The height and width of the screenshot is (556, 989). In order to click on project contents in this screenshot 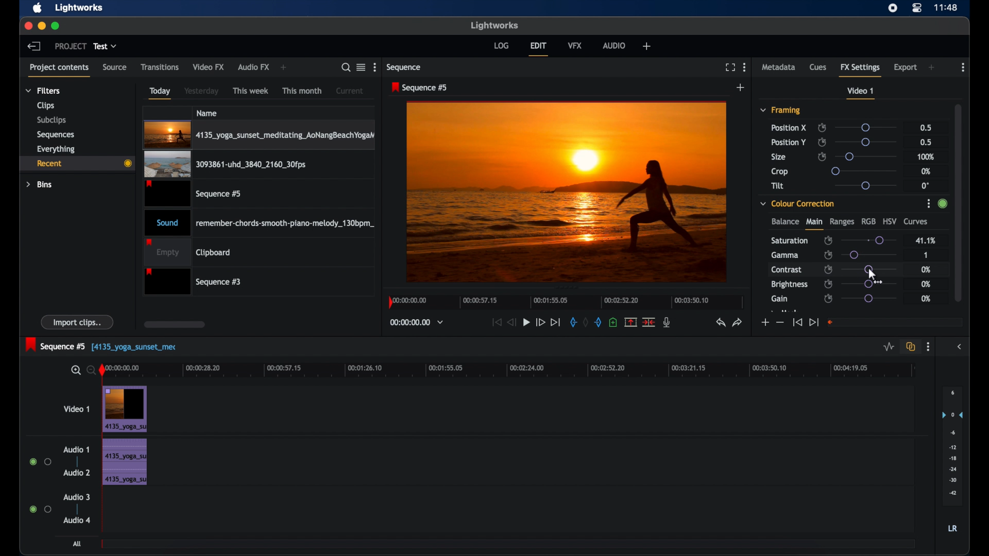, I will do `click(61, 69)`.